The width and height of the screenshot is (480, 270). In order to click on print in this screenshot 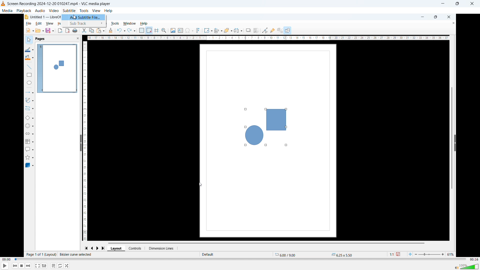, I will do `click(75, 30)`.